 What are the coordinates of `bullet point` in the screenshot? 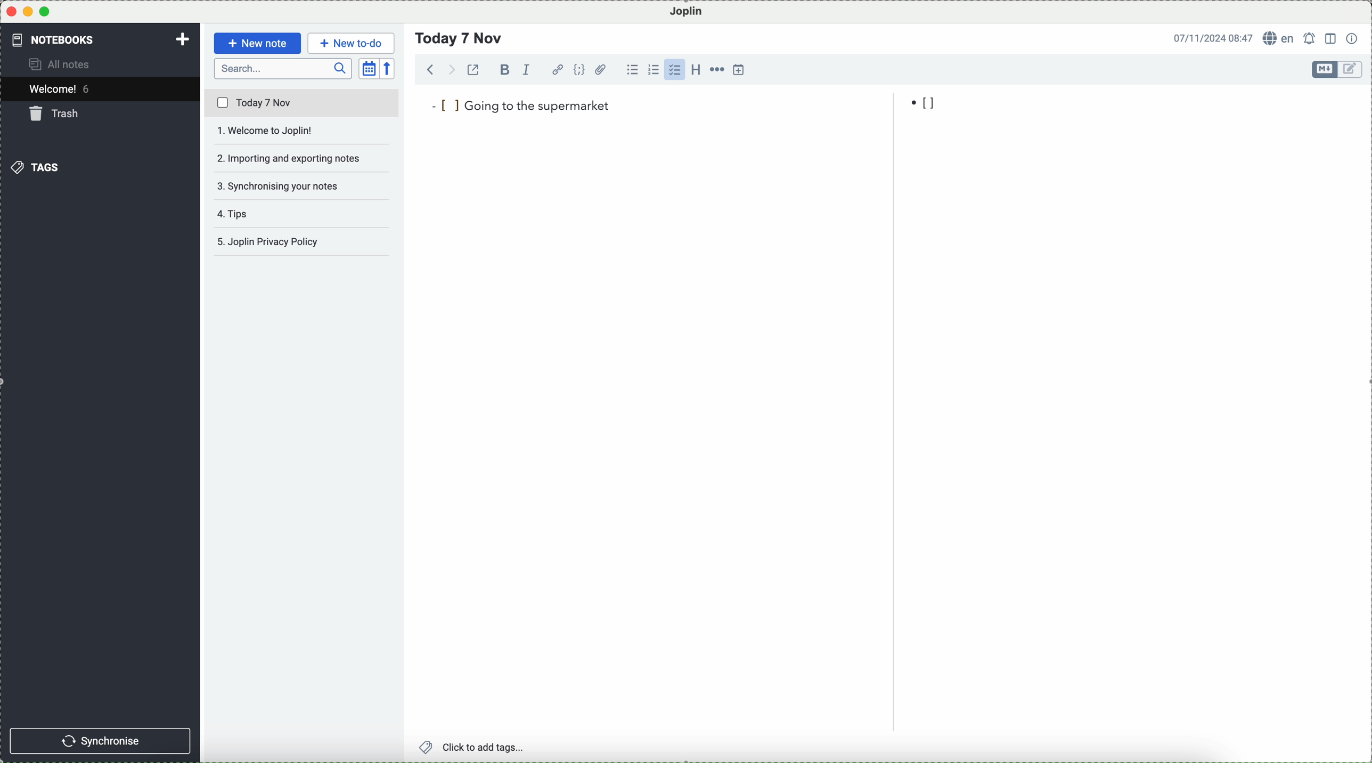 It's located at (925, 103).